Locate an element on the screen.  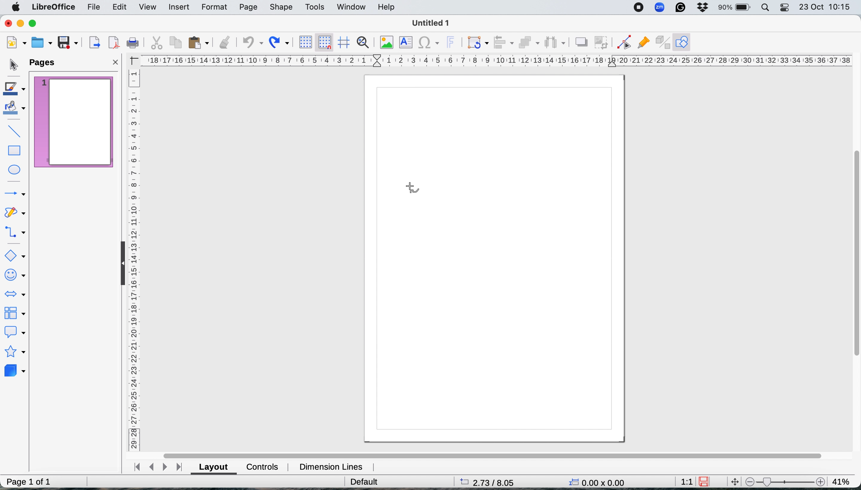
export is located at coordinates (94, 42).